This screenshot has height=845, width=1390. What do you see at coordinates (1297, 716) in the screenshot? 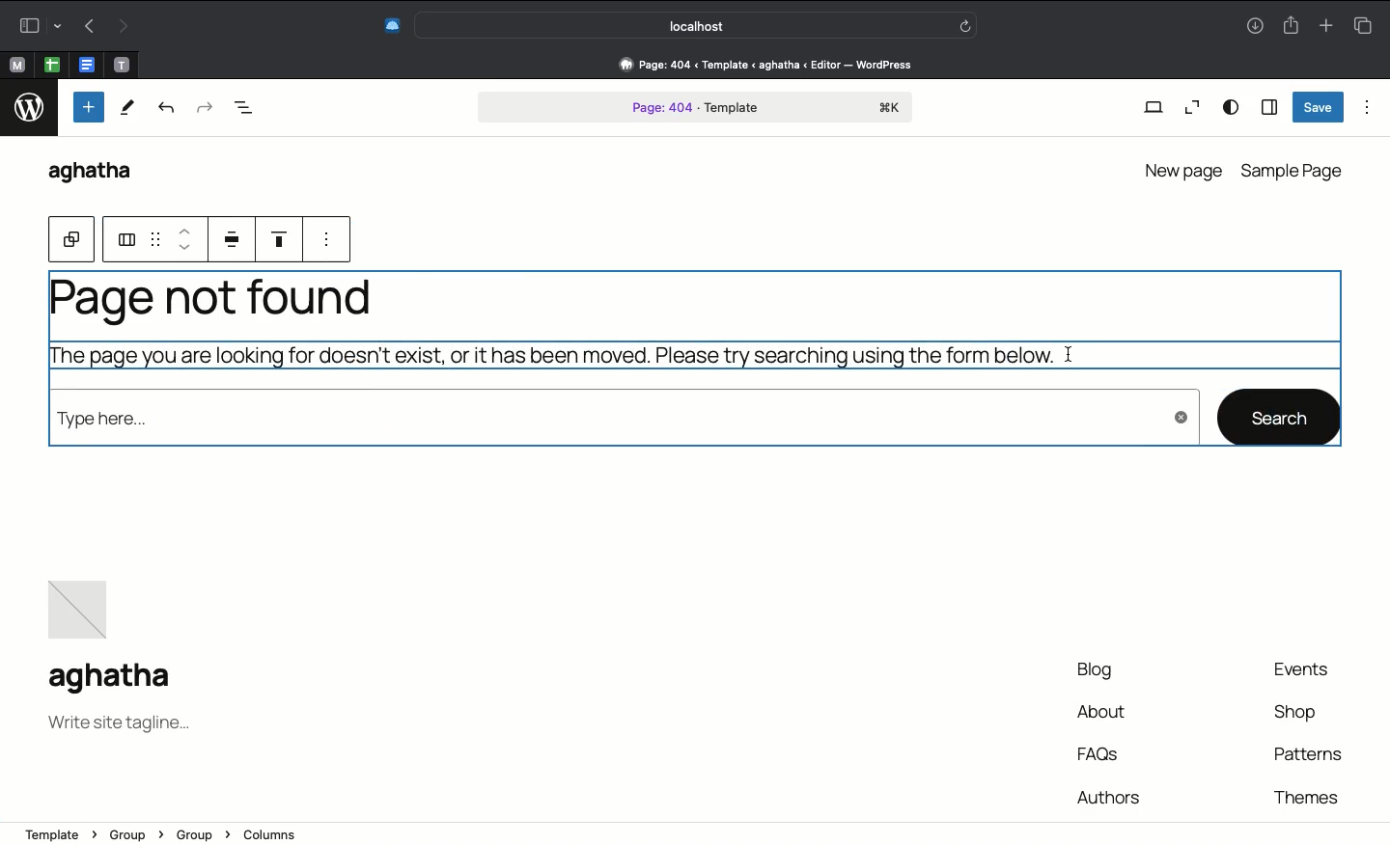
I see `Shop` at bounding box center [1297, 716].